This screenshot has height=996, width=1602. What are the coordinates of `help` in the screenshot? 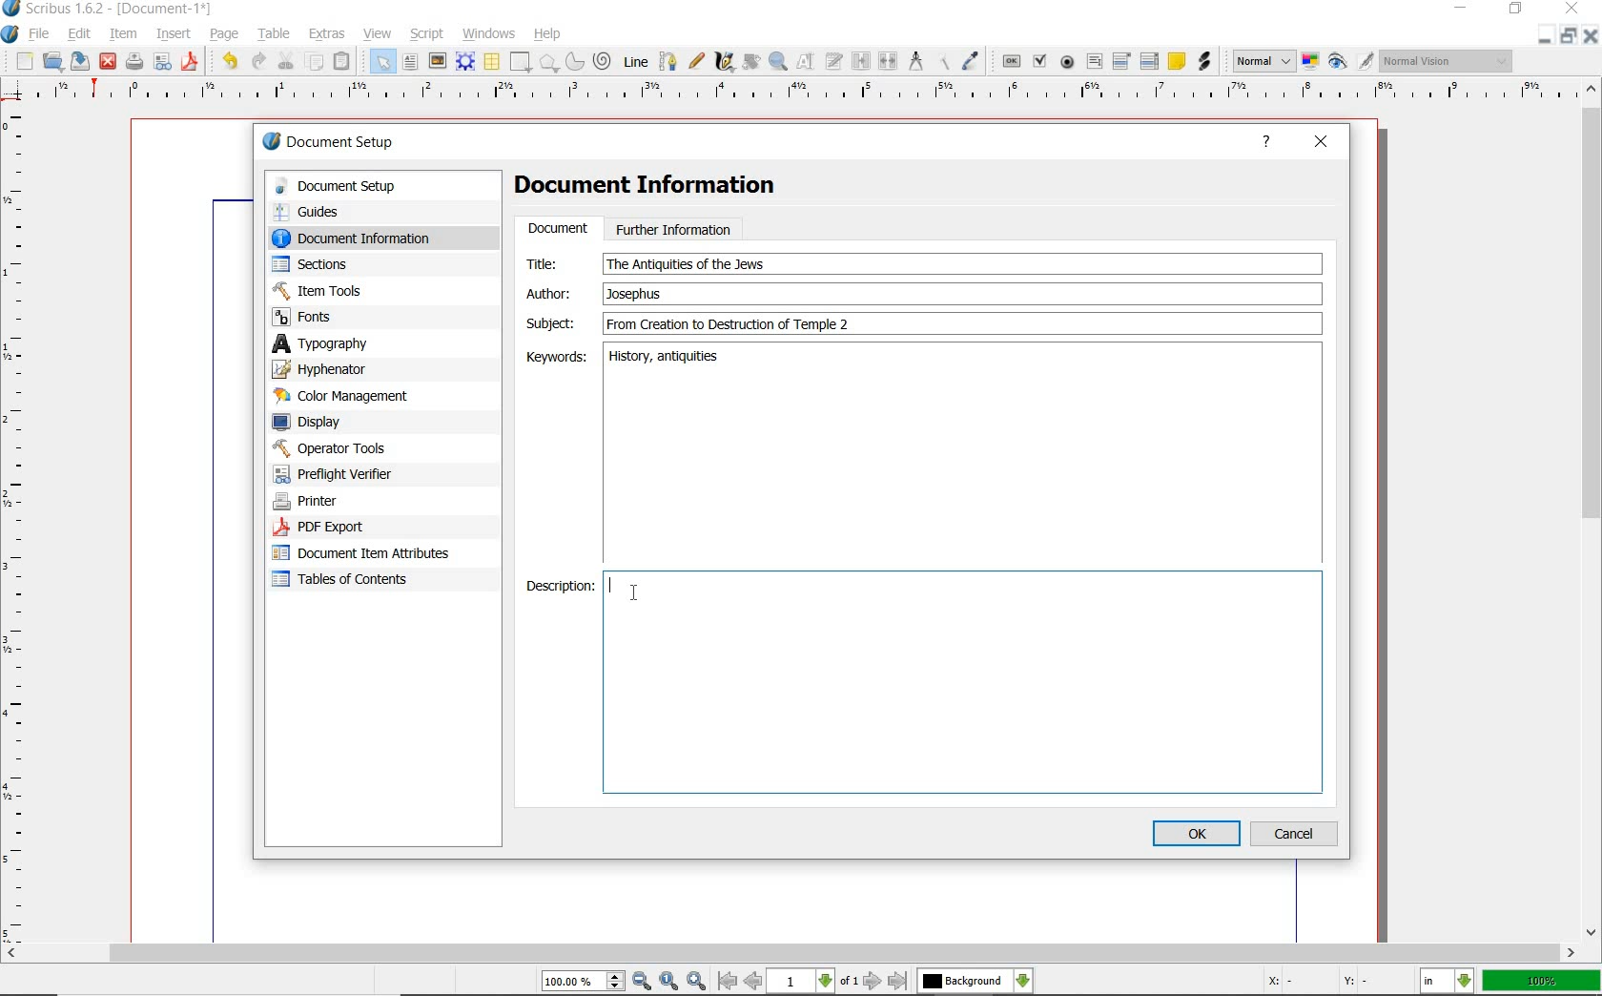 It's located at (1266, 144).